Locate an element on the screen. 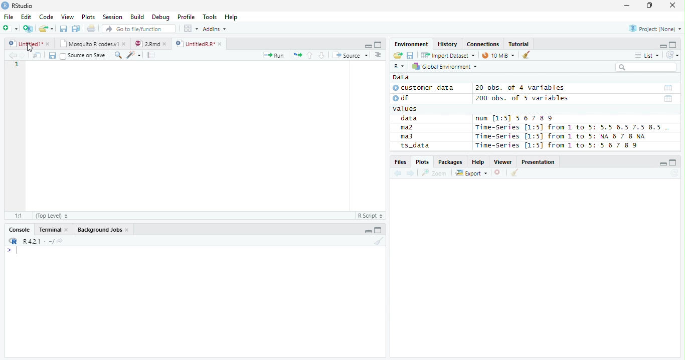 The height and width of the screenshot is (360, 685). Session is located at coordinates (112, 17).